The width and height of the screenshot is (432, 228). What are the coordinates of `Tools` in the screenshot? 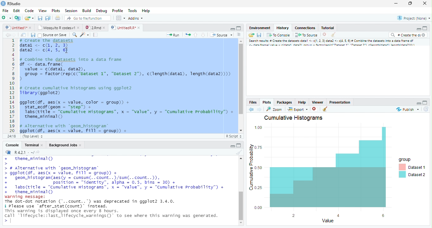 It's located at (133, 11).